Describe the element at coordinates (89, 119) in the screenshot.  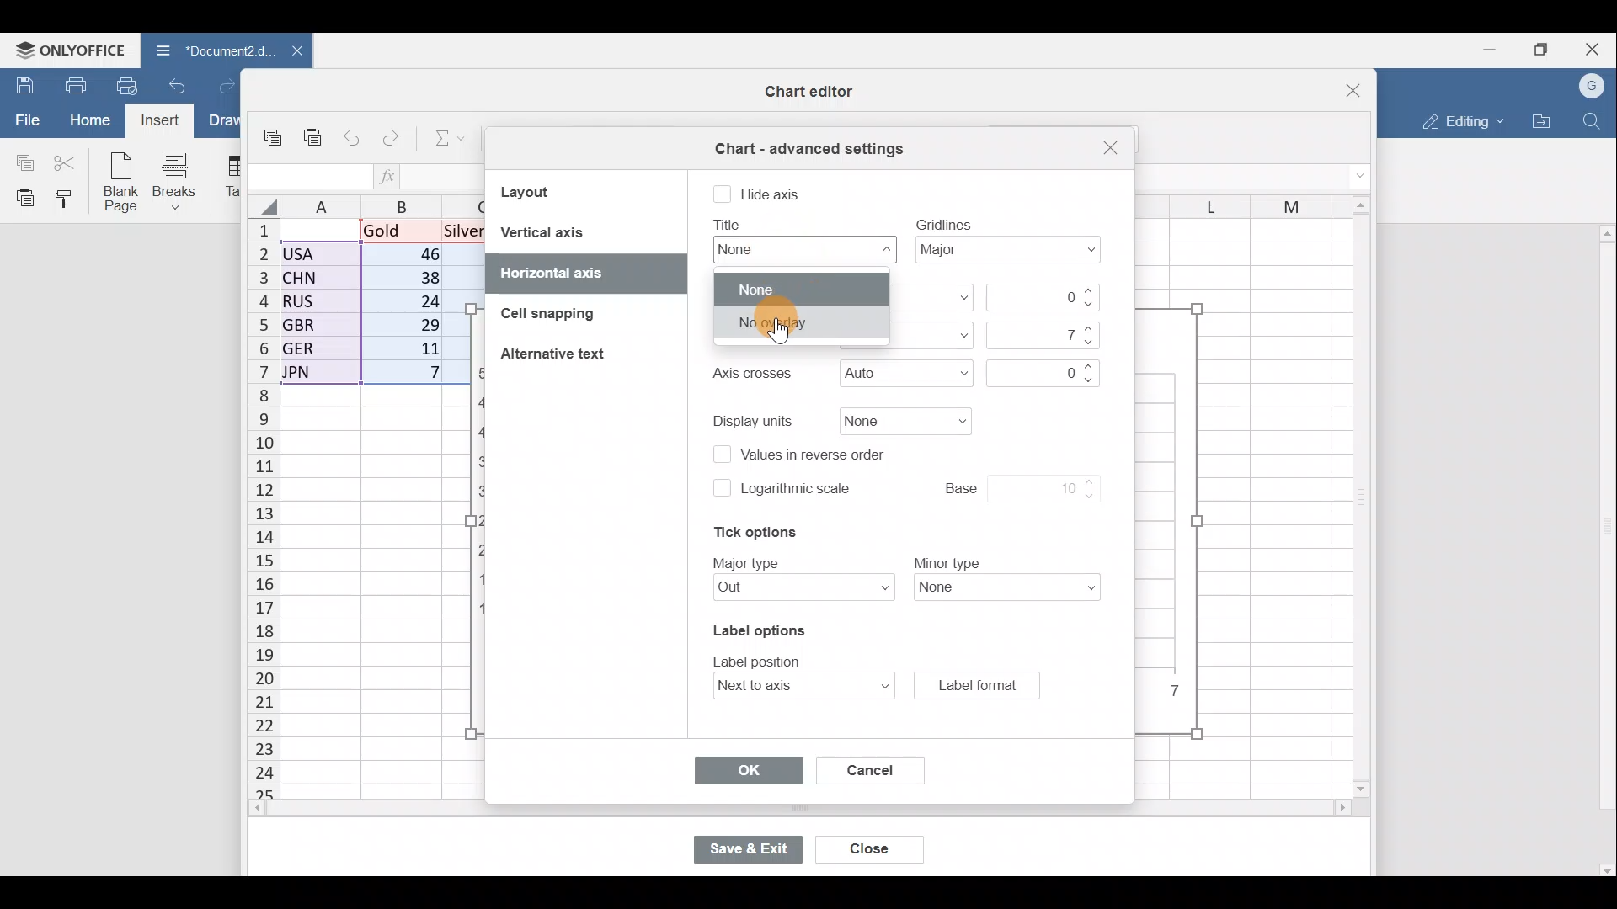
I see `Home` at that location.